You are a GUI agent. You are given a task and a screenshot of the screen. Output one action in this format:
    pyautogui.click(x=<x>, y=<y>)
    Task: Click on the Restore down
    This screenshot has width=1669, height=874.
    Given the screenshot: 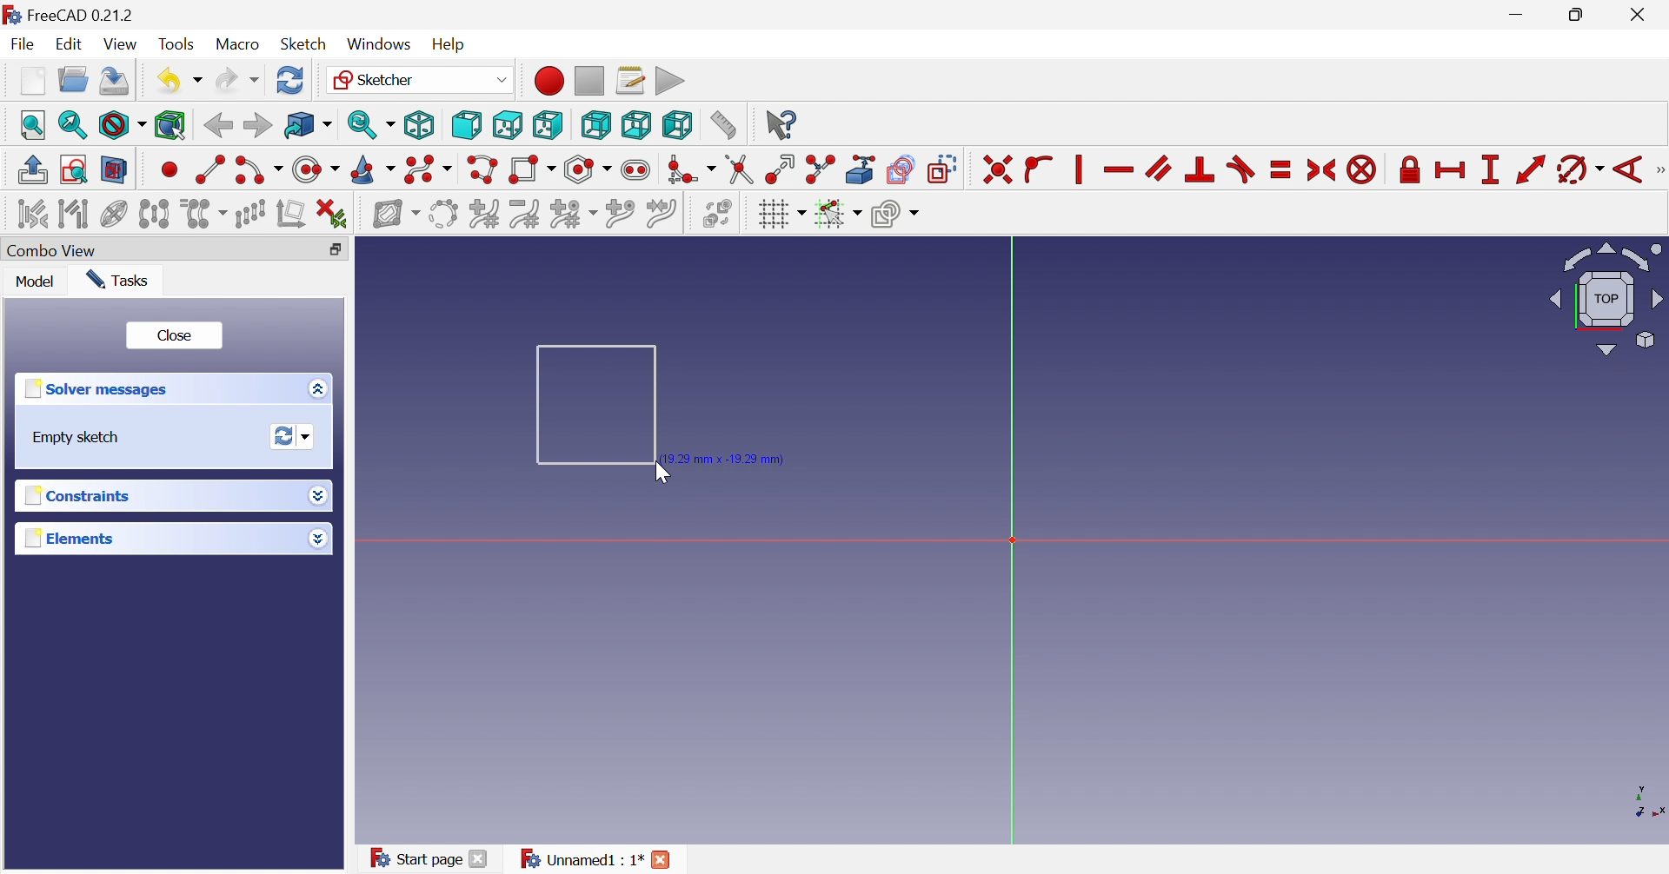 What is the action you would take?
    pyautogui.click(x=336, y=251)
    